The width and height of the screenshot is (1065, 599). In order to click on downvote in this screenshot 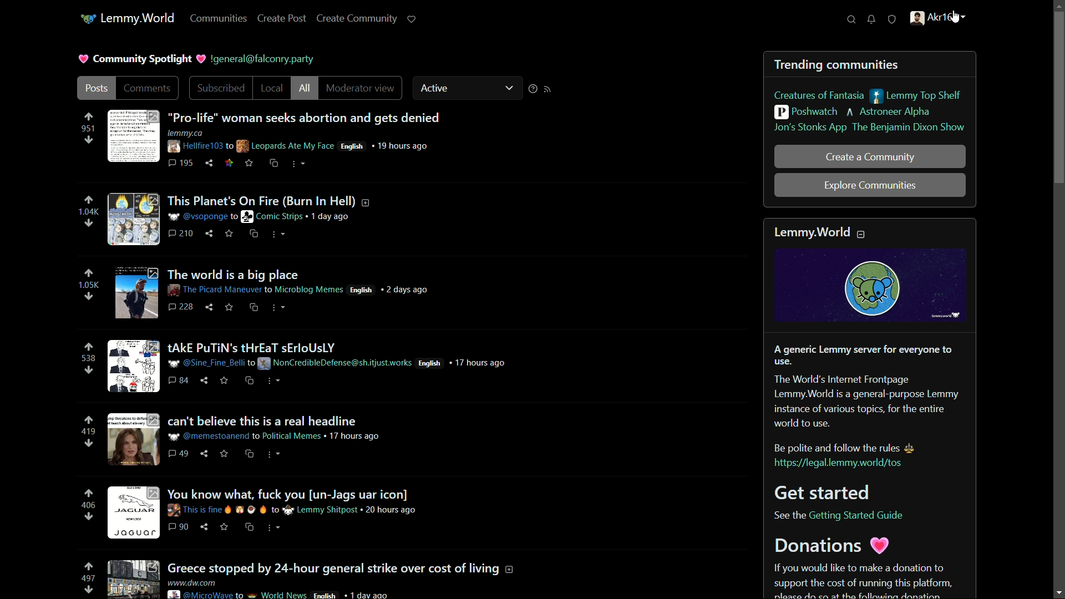, I will do `click(89, 297)`.